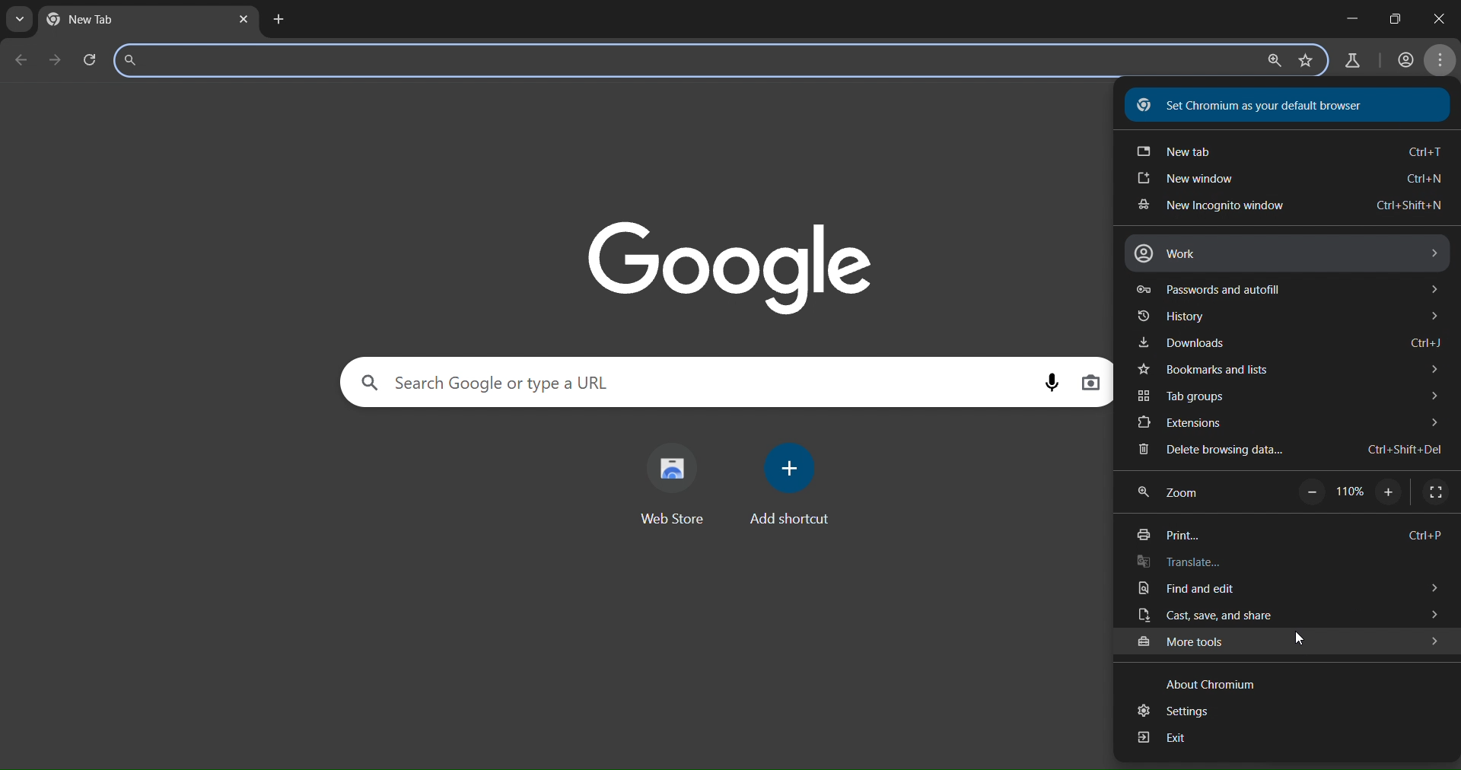 This screenshot has height=770, width=1461. What do you see at coordinates (1287, 371) in the screenshot?
I see `bookmarks and lists` at bounding box center [1287, 371].